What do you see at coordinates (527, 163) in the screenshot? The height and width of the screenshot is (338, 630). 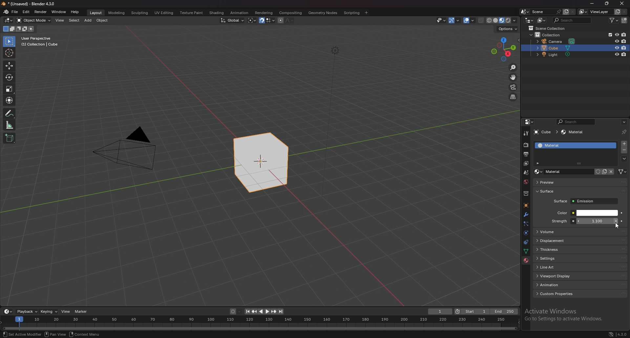 I see `viewlayer` at bounding box center [527, 163].